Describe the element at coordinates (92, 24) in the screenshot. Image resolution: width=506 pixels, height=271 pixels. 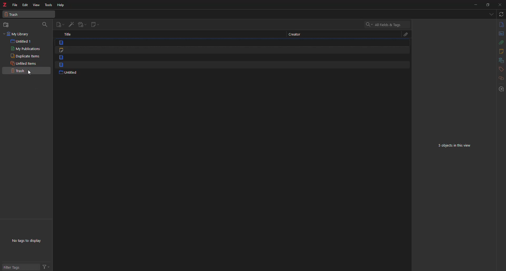
I see `new note` at that location.